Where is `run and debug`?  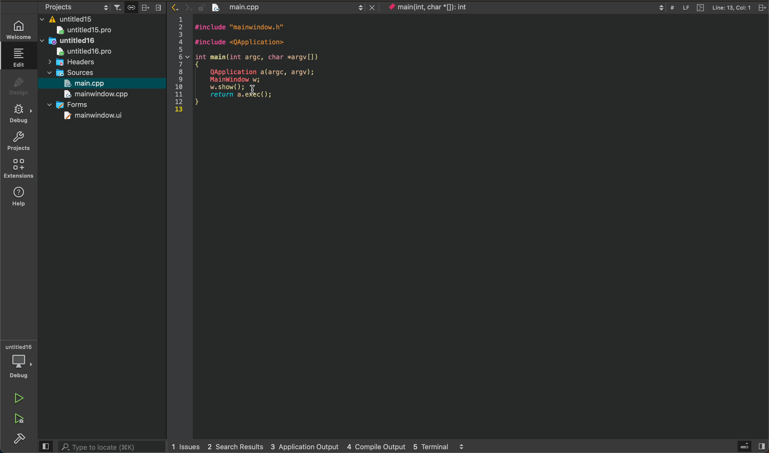 run and debug is located at coordinates (16, 418).